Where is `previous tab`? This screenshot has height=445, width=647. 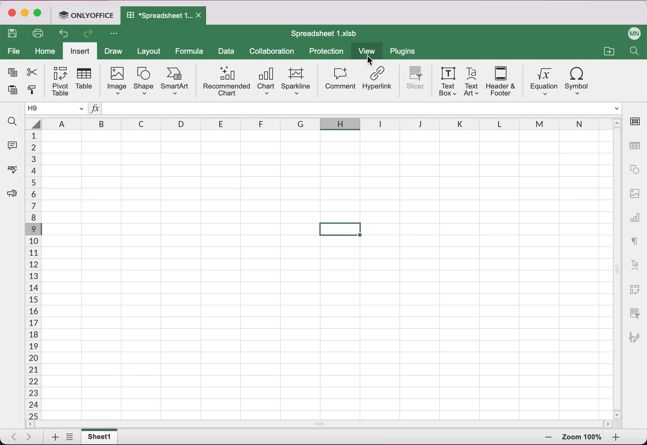 previous tab is located at coordinates (13, 437).